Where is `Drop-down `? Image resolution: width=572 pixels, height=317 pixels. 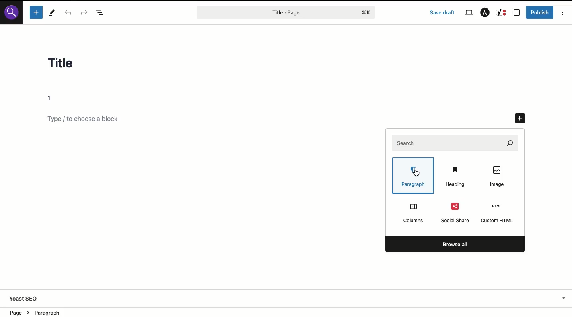
Drop-down  is located at coordinates (564, 298).